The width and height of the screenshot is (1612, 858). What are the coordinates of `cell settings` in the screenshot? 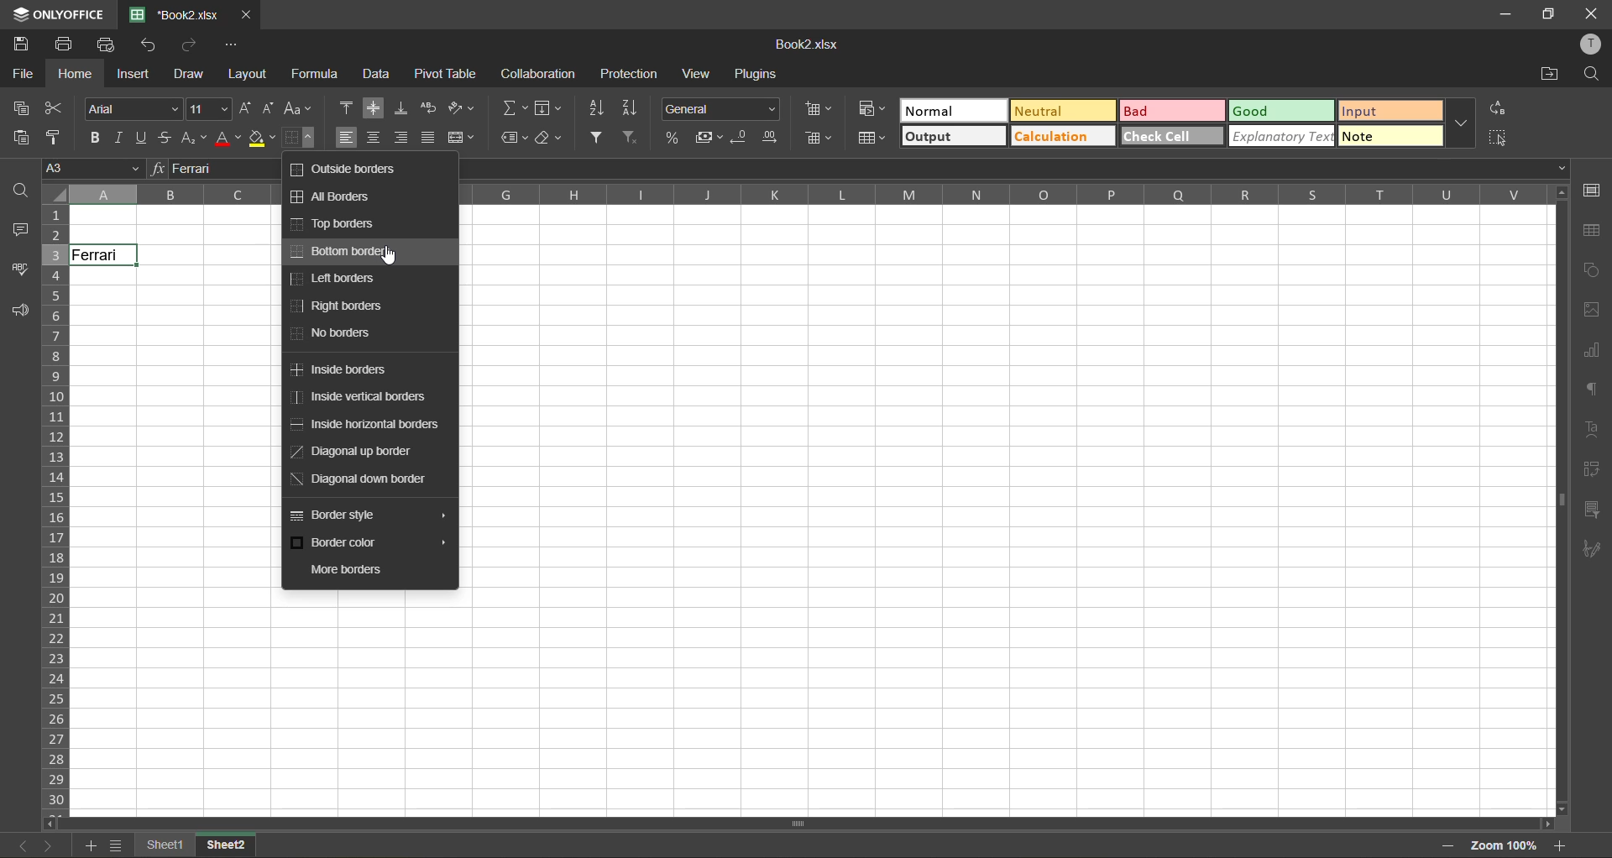 It's located at (1591, 190).